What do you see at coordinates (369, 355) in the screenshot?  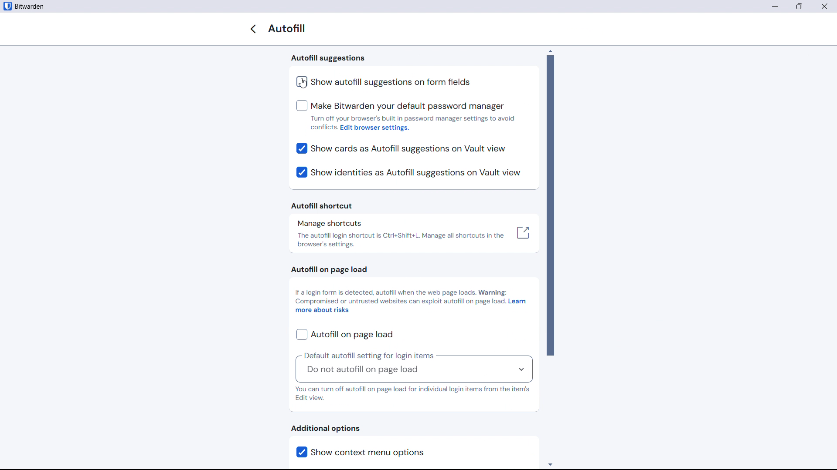 I see `Default autofield settings for login items` at bounding box center [369, 355].